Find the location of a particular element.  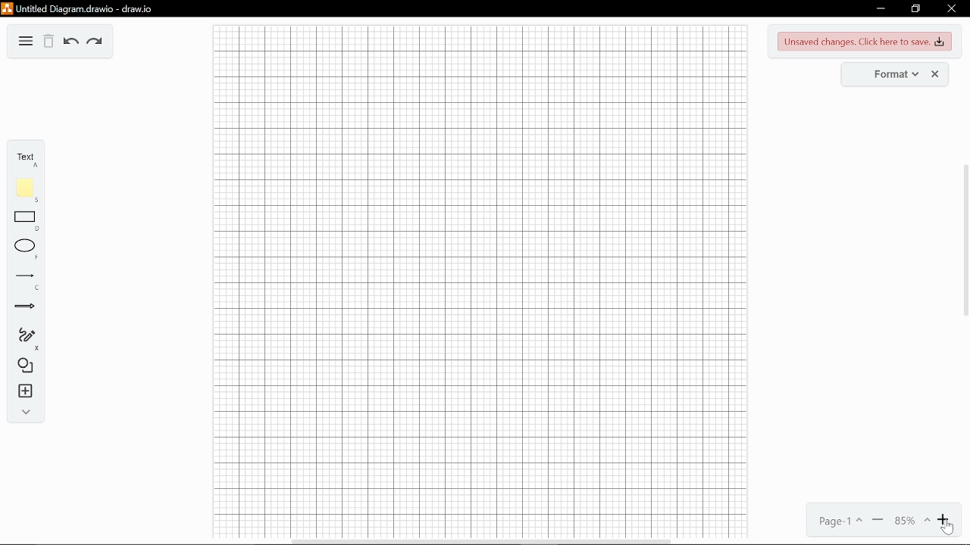

redo is located at coordinates (95, 43).